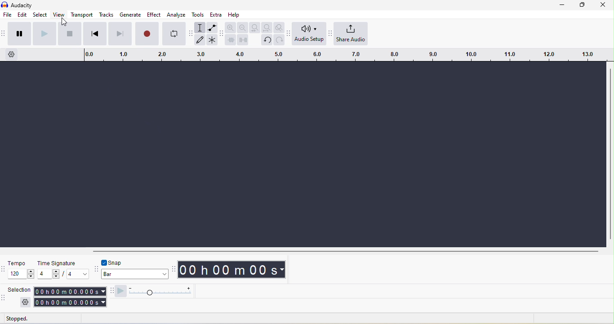 The height and width of the screenshot is (324, 614). What do you see at coordinates (64, 22) in the screenshot?
I see `cursor` at bounding box center [64, 22].